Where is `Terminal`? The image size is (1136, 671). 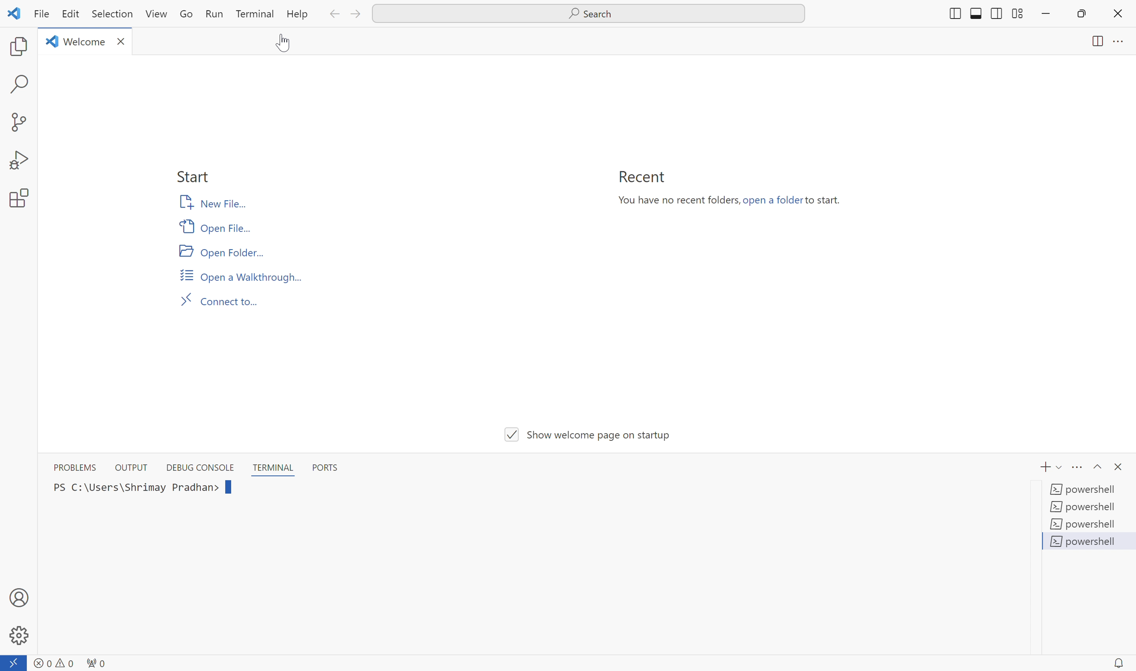
Terminal is located at coordinates (253, 14).